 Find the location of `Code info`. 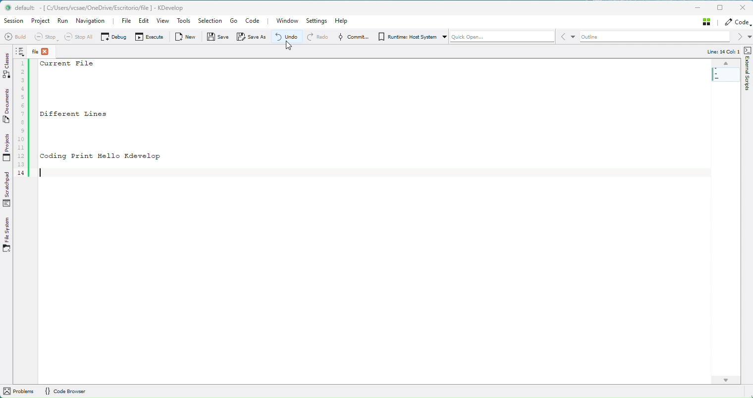

Code info is located at coordinates (727, 52).